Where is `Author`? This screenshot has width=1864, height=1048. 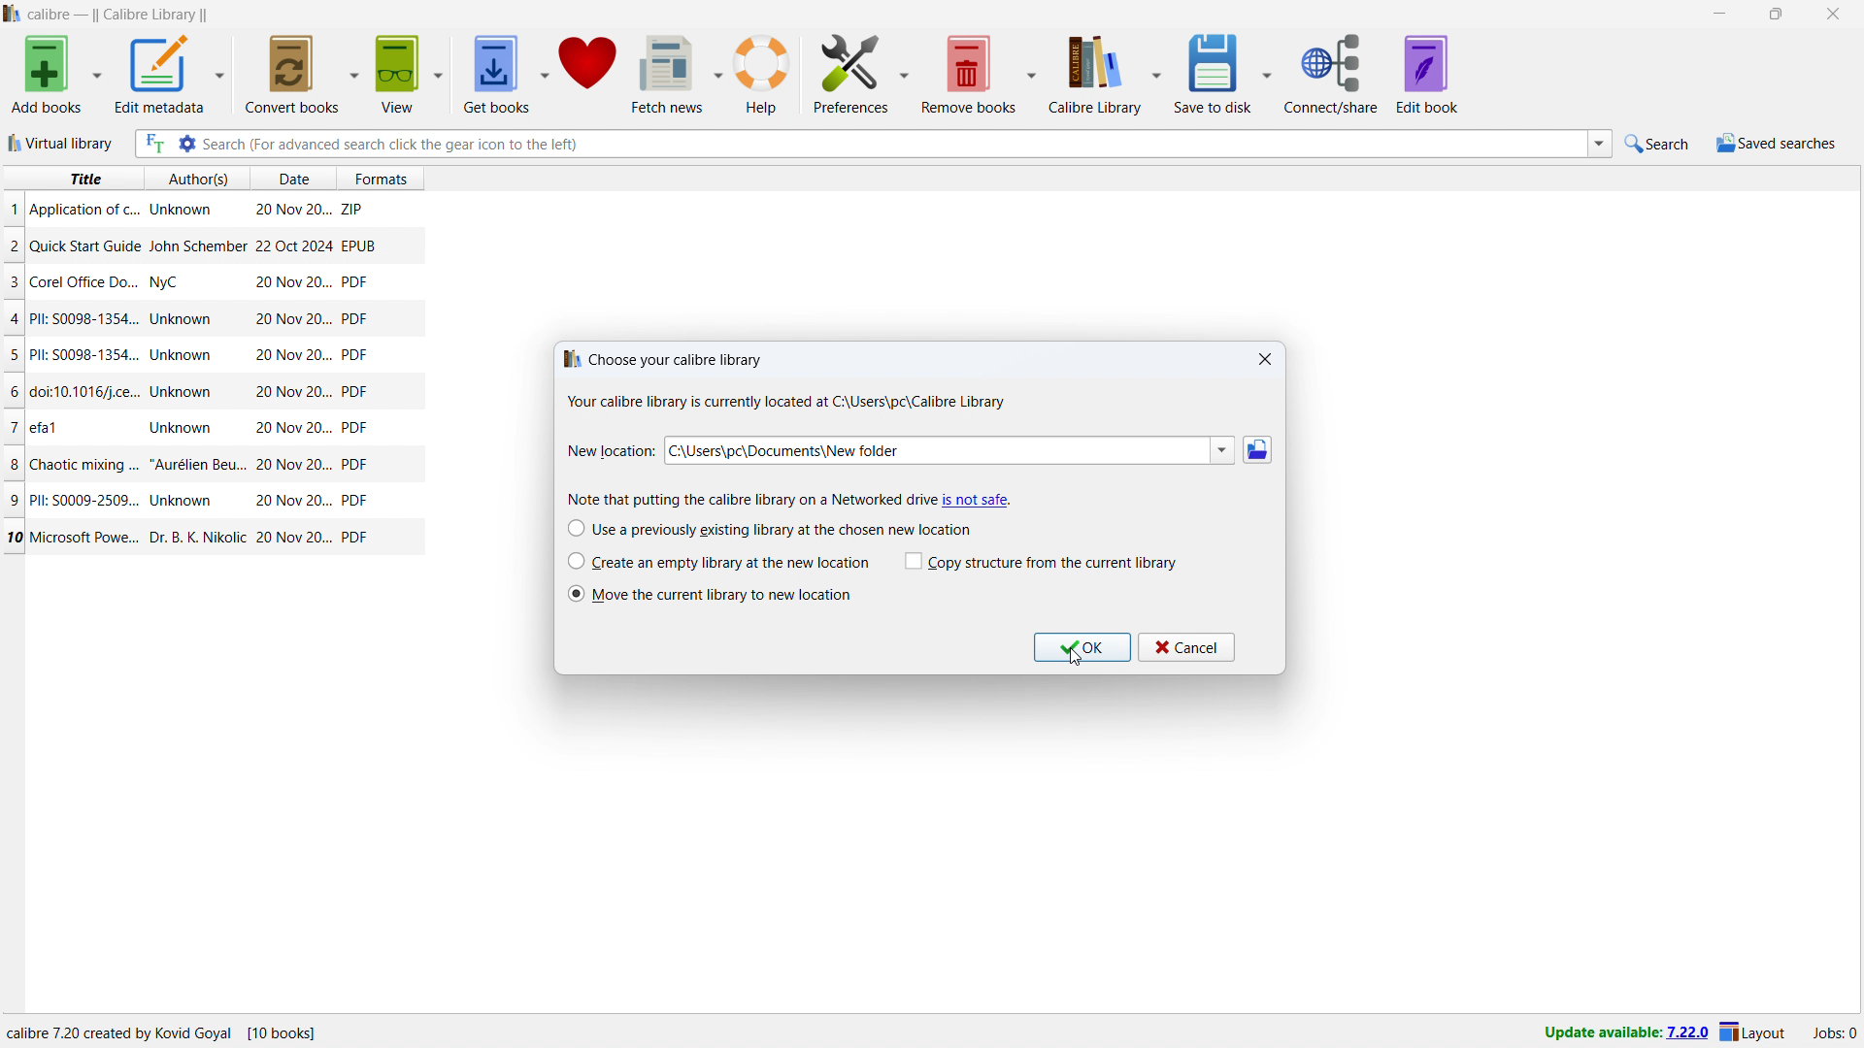
Author is located at coordinates (179, 211).